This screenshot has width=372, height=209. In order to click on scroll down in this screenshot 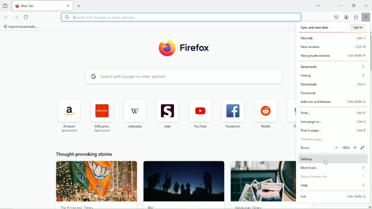, I will do `click(370, 207)`.